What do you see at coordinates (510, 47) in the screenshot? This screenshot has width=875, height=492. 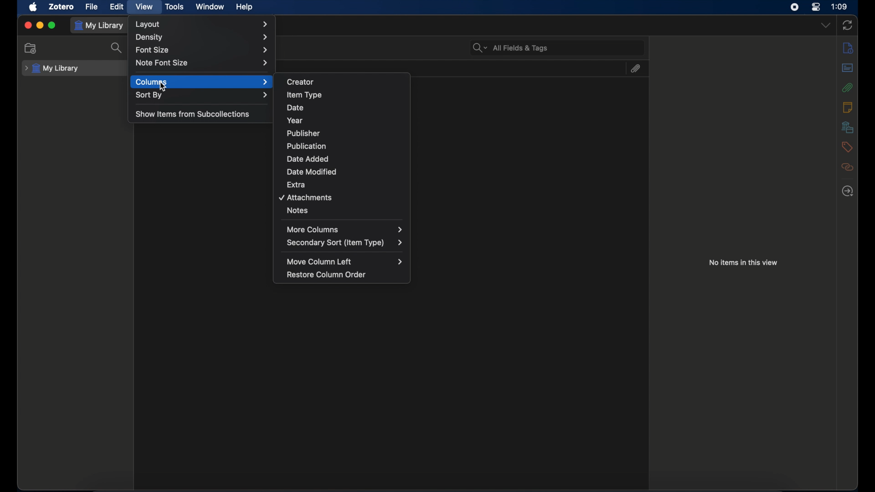 I see `search bar` at bounding box center [510, 47].